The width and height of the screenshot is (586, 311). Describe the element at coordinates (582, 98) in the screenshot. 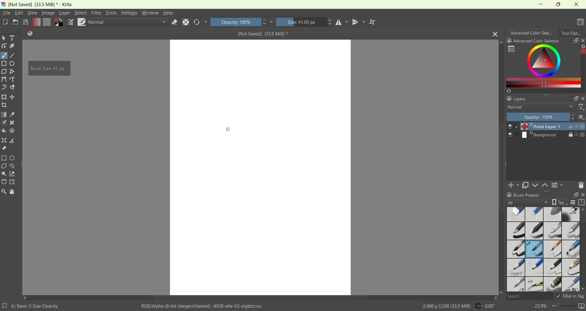

I see `close docker` at that location.